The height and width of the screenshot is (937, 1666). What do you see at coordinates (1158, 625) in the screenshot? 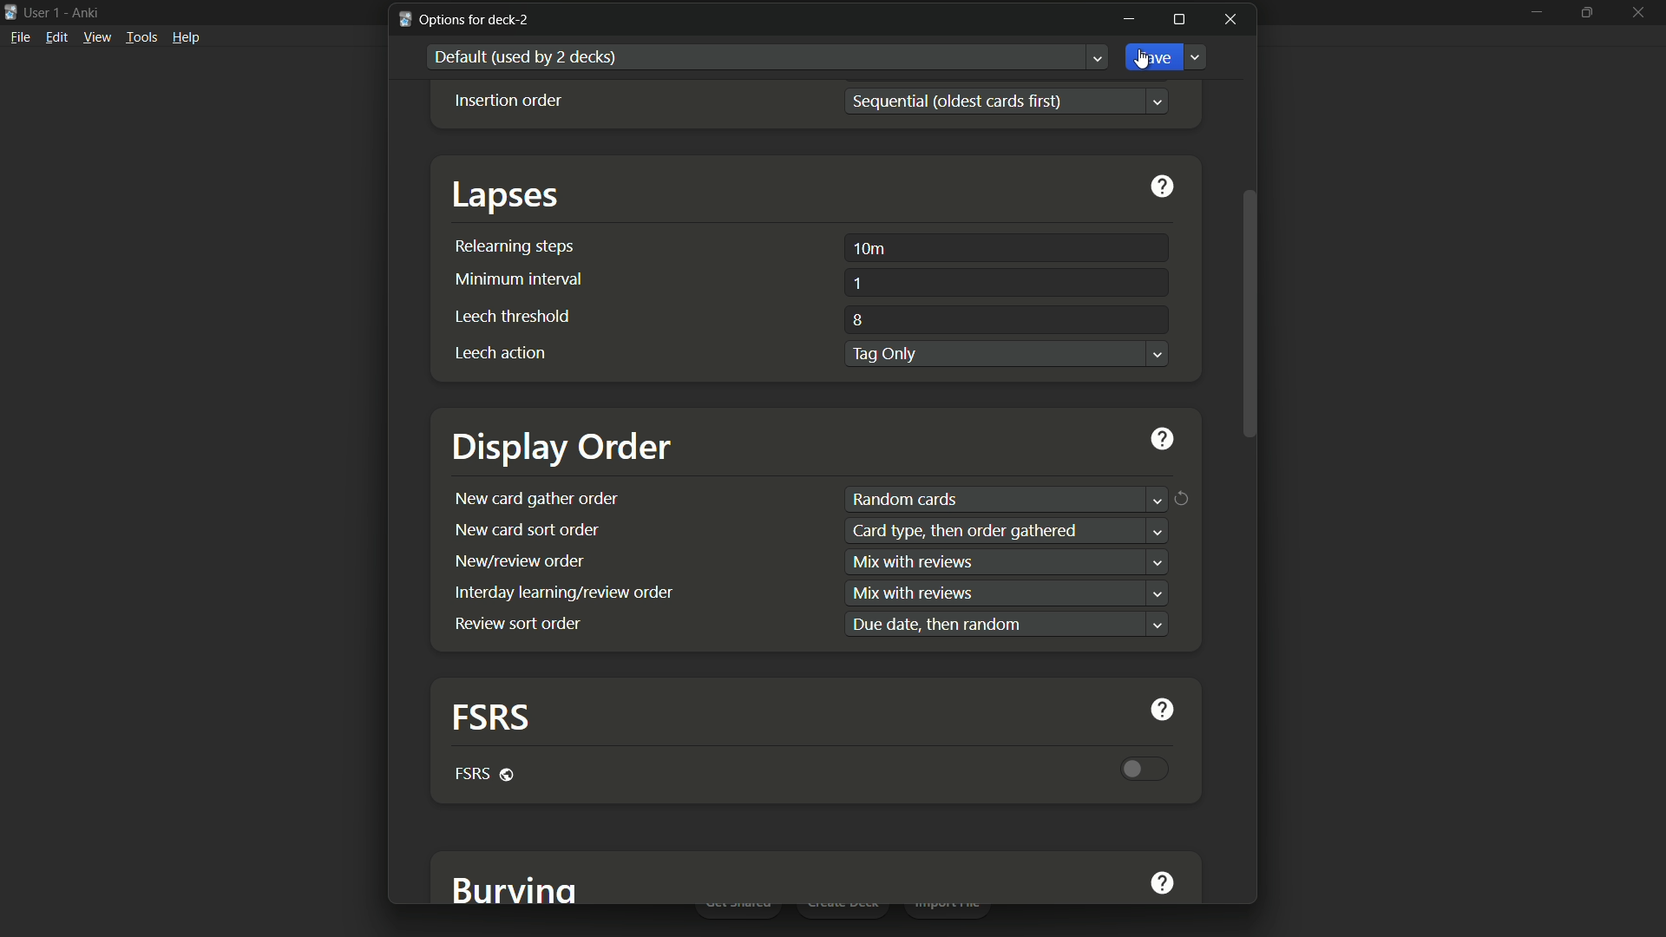
I see `dropdown` at bounding box center [1158, 625].